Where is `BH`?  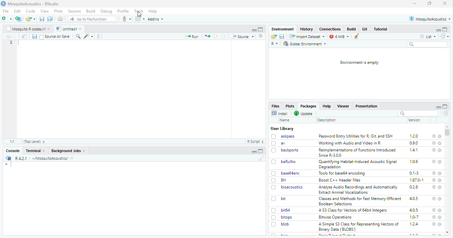
BH is located at coordinates (284, 180).